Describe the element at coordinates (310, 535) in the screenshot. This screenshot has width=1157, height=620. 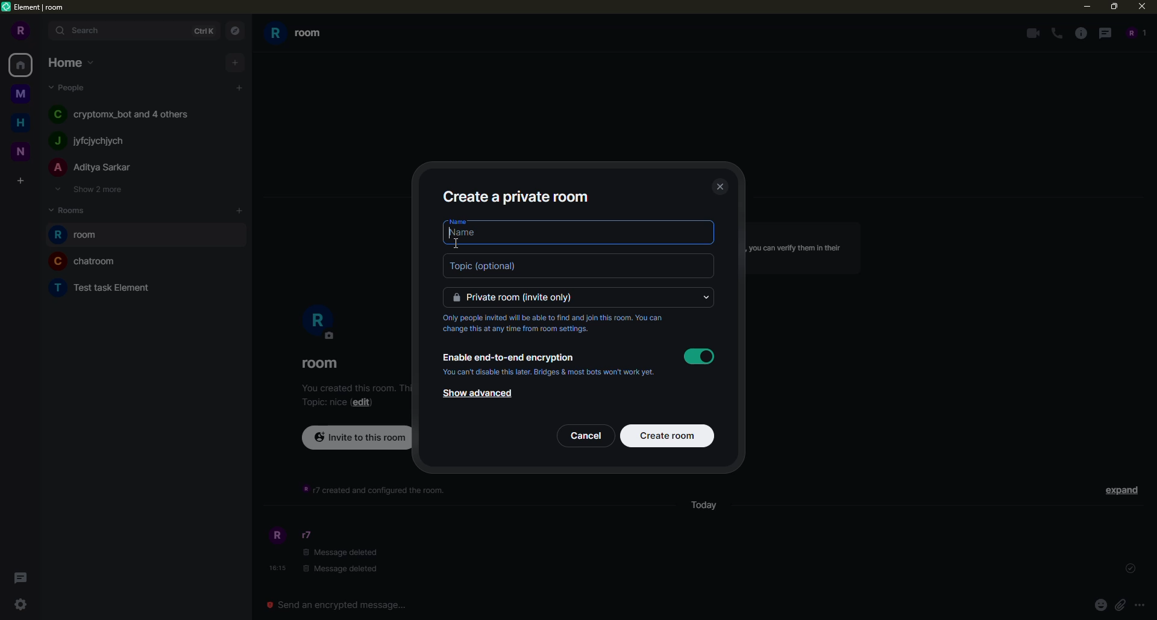
I see `people` at that location.